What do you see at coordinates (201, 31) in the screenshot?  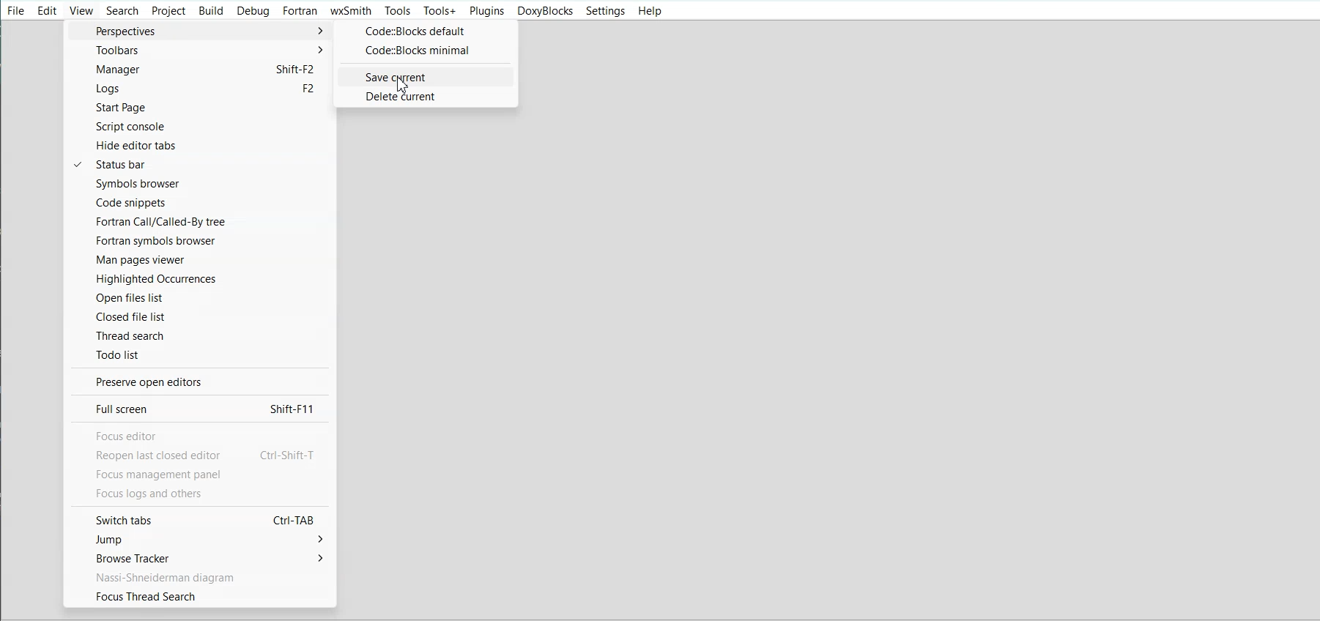 I see `Perspective` at bounding box center [201, 31].